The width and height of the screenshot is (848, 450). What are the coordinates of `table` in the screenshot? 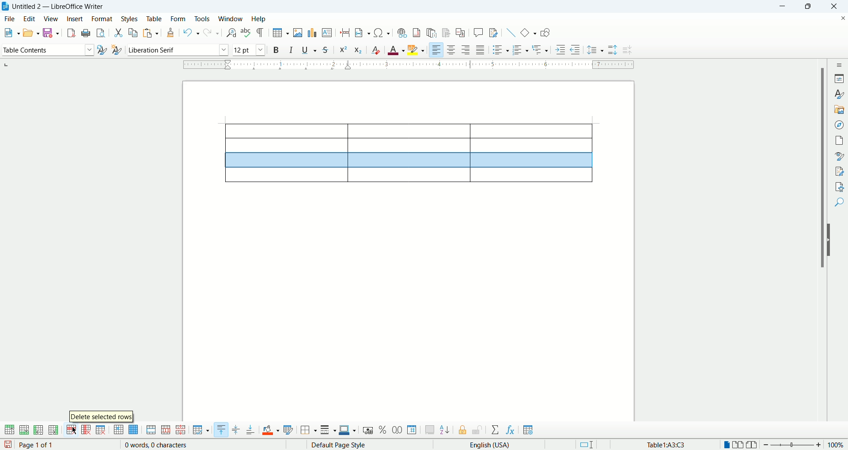 It's located at (407, 157).